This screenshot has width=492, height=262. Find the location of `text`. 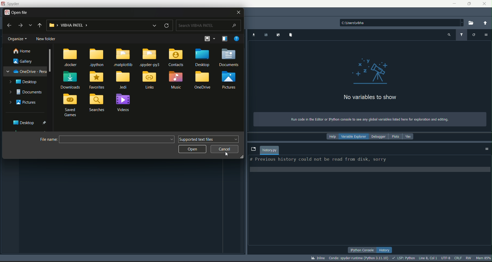

text is located at coordinates (318, 160).